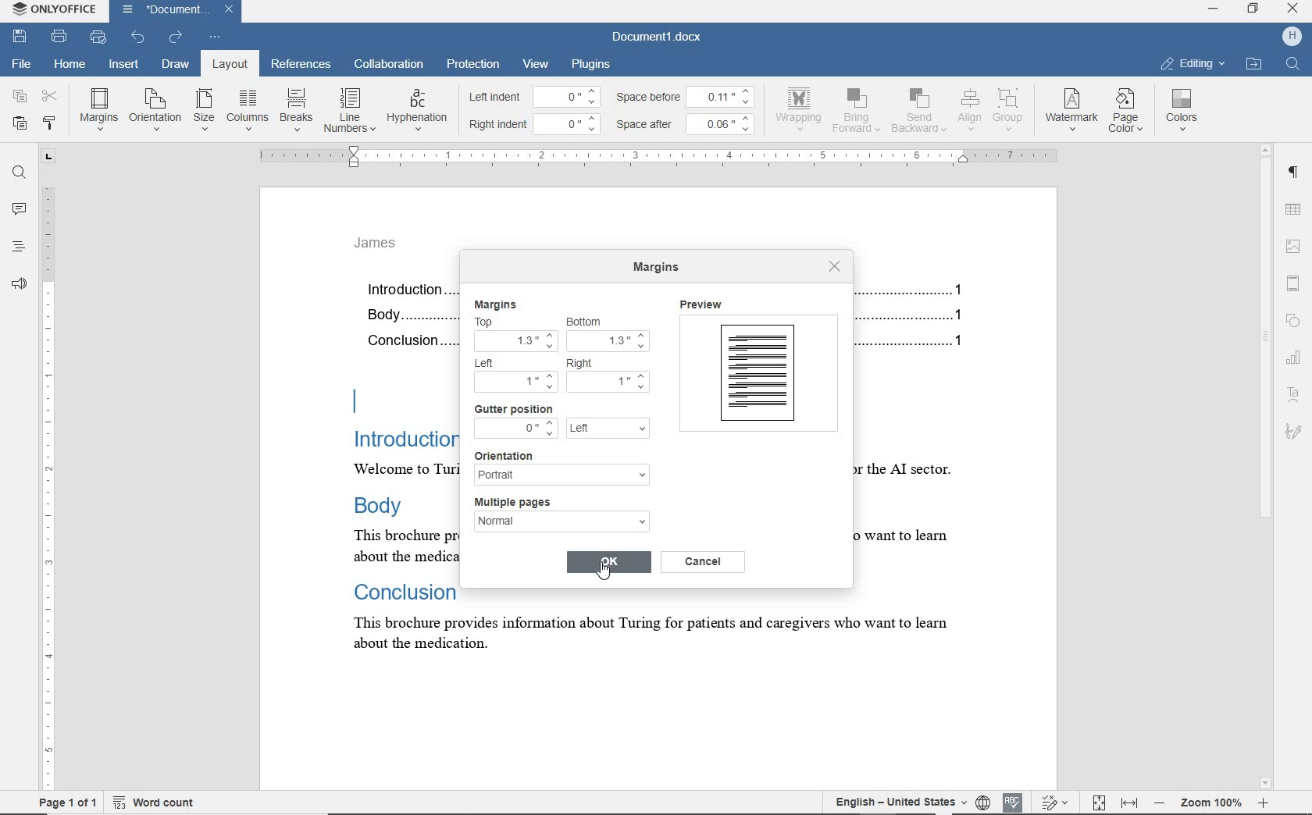 The image size is (1312, 815). I want to click on 1, so click(516, 383).